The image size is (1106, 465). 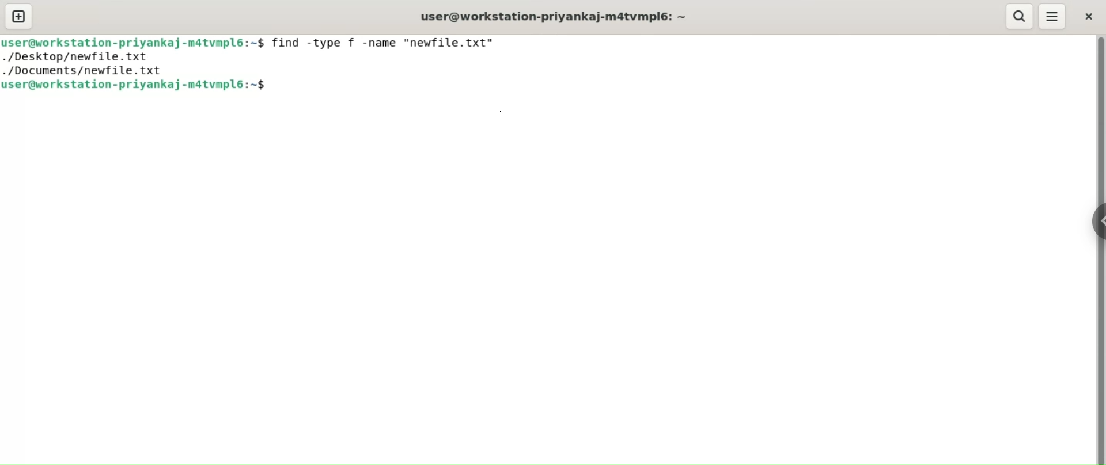 I want to click on  user@workstation-priyankaj-m4tvmpl6:~, so click(x=136, y=85).